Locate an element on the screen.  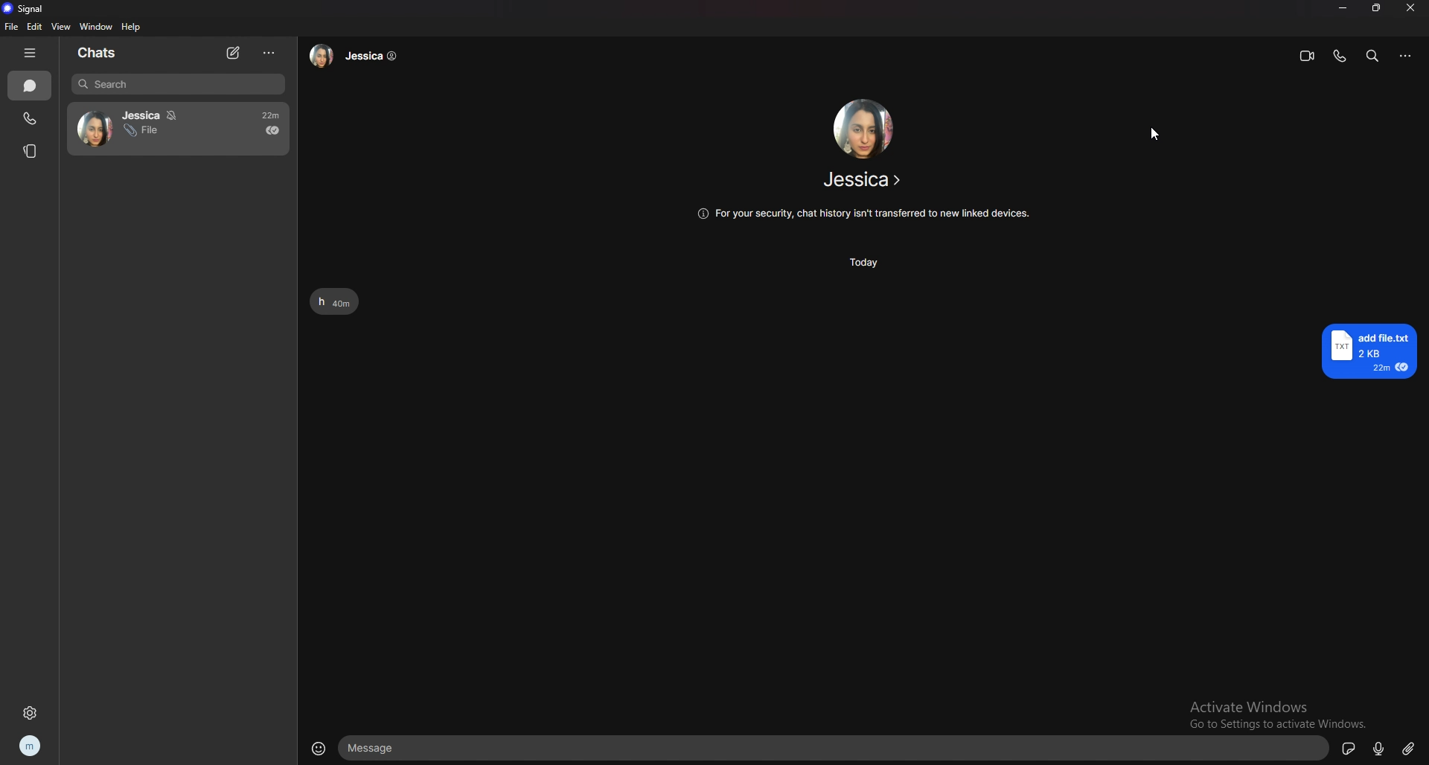
avatar is located at coordinates (92, 127).